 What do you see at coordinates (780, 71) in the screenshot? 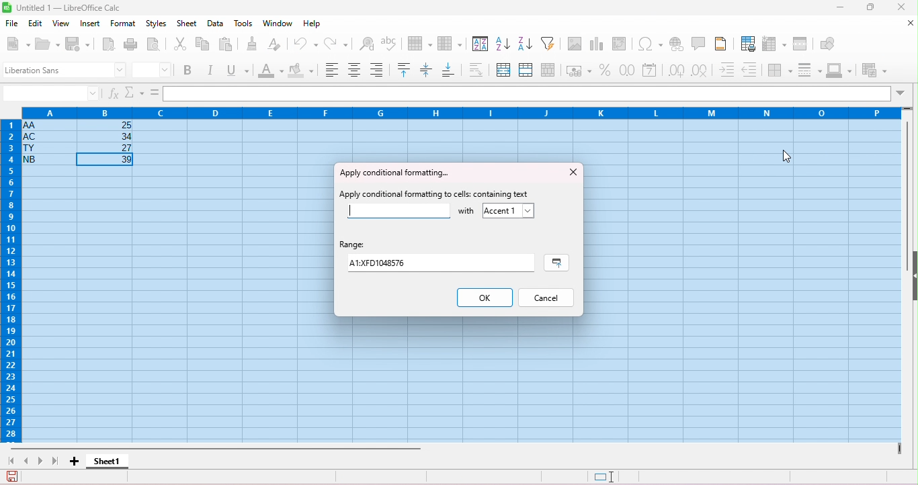
I see `border` at bounding box center [780, 71].